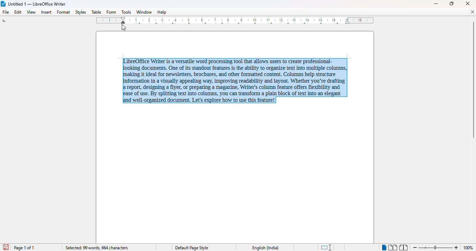  I want to click on selected: 99 words 664 characters, so click(97, 248).